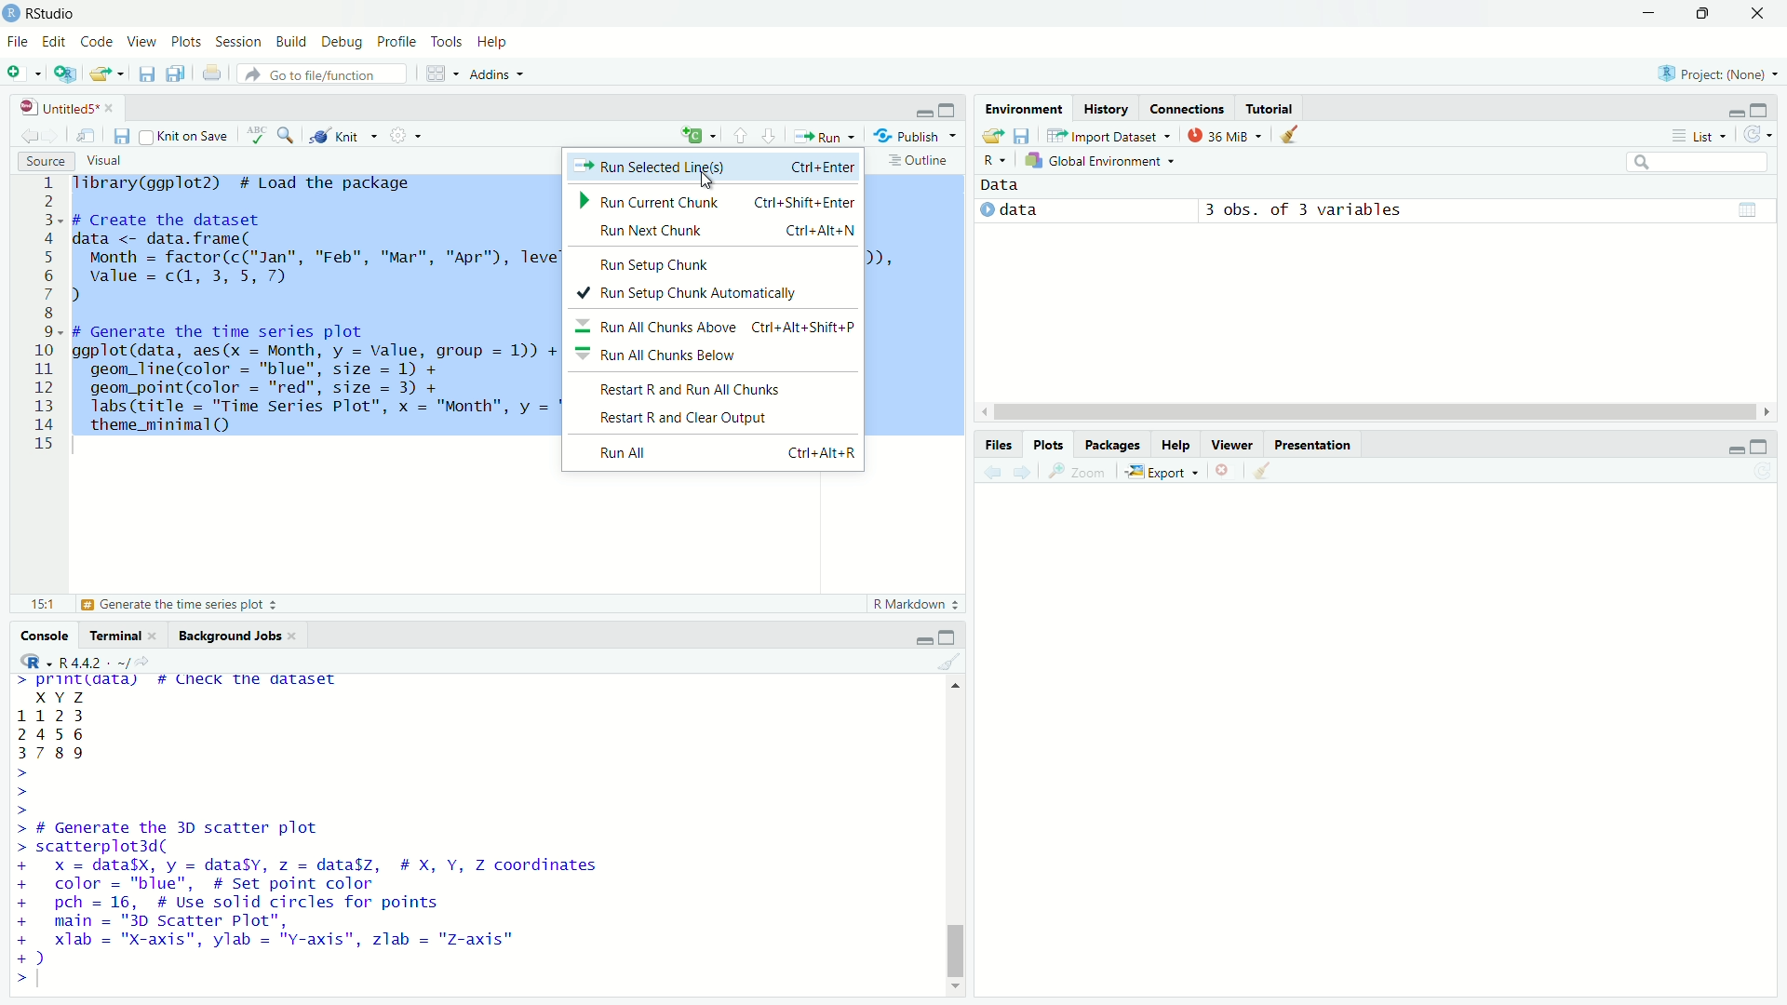  What do you see at coordinates (996, 162) in the screenshot?
I see `select language` at bounding box center [996, 162].